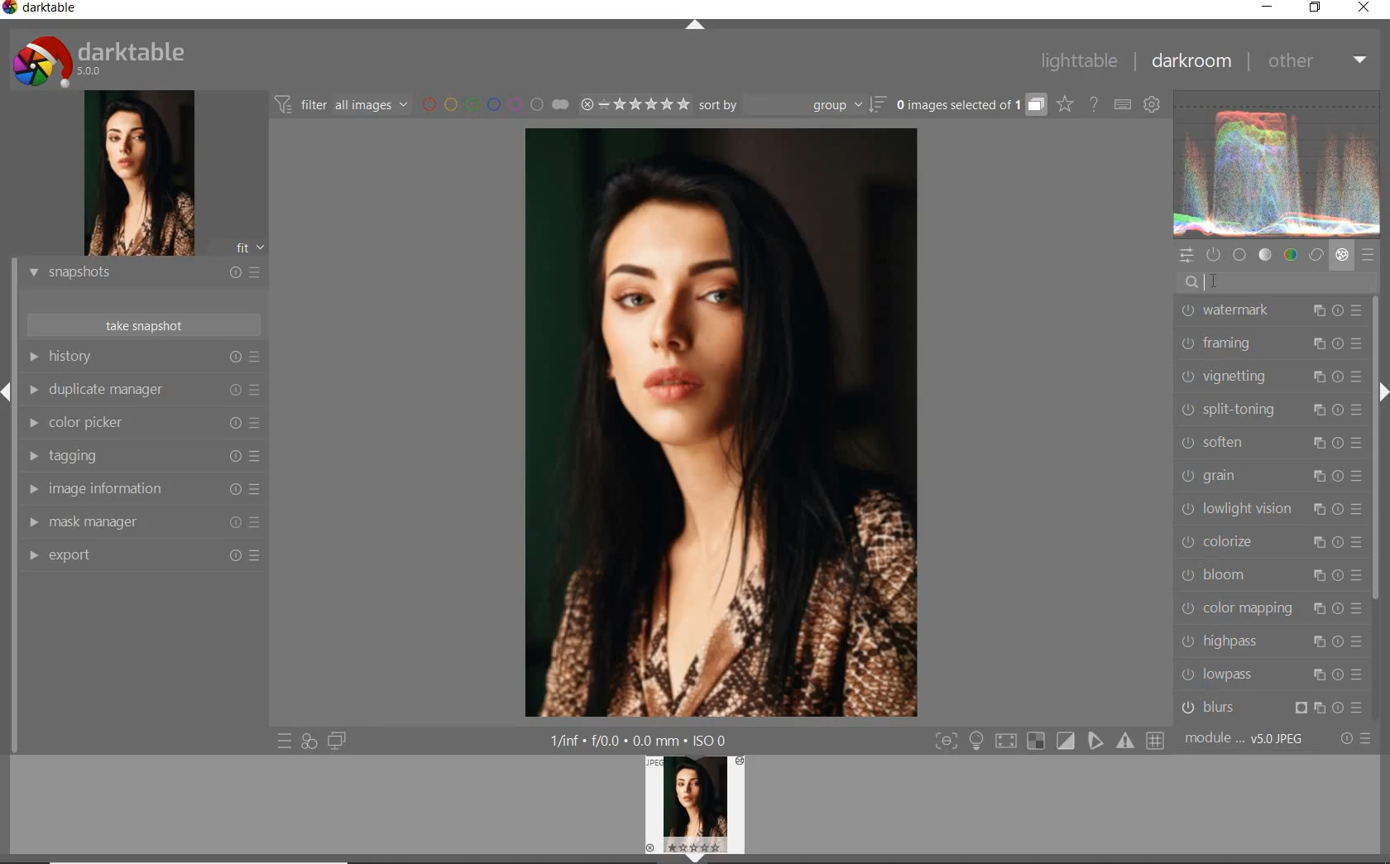 The image size is (1390, 864). Describe the element at coordinates (343, 107) in the screenshot. I see `filter all images by module order` at that location.